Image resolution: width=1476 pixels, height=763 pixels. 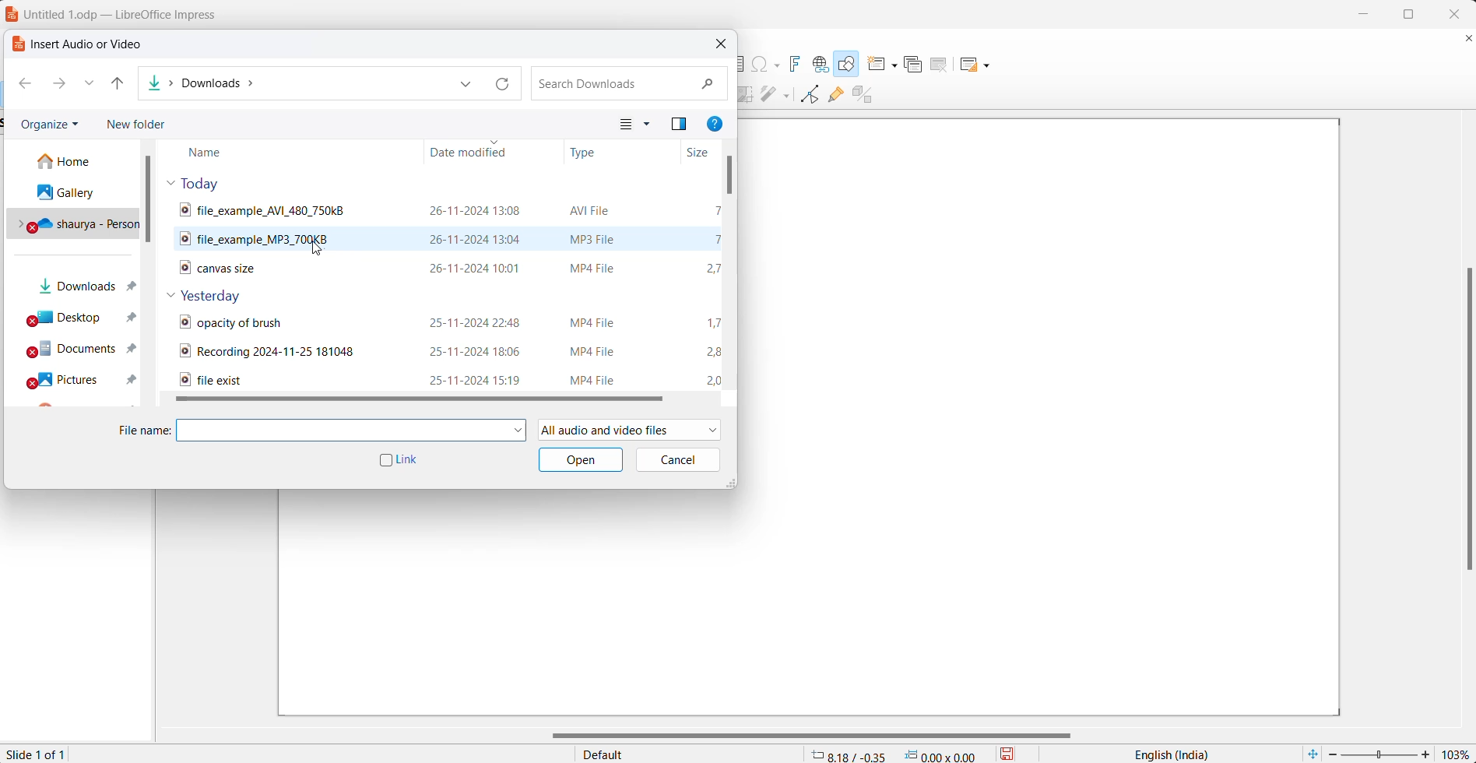 I want to click on paths, so click(x=293, y=84).